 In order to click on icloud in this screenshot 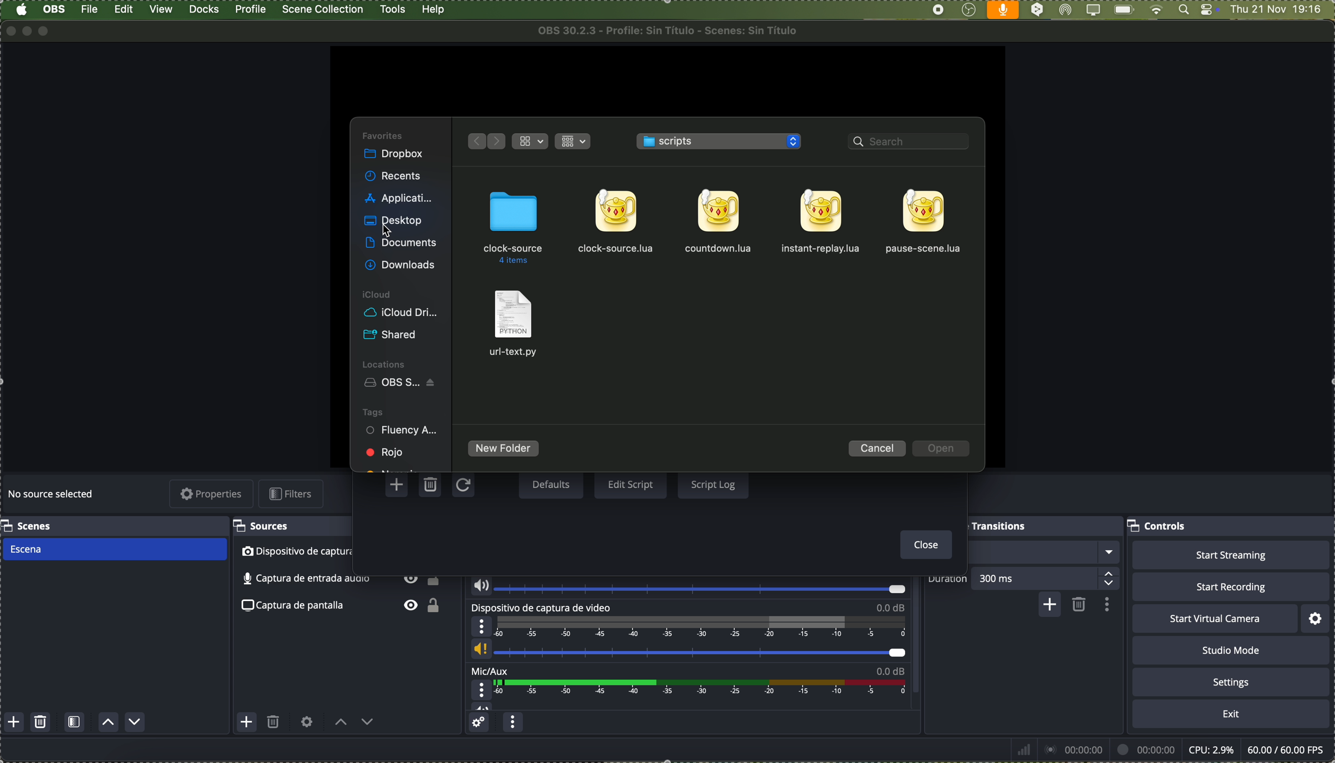, I will do `click(378, 295)`.